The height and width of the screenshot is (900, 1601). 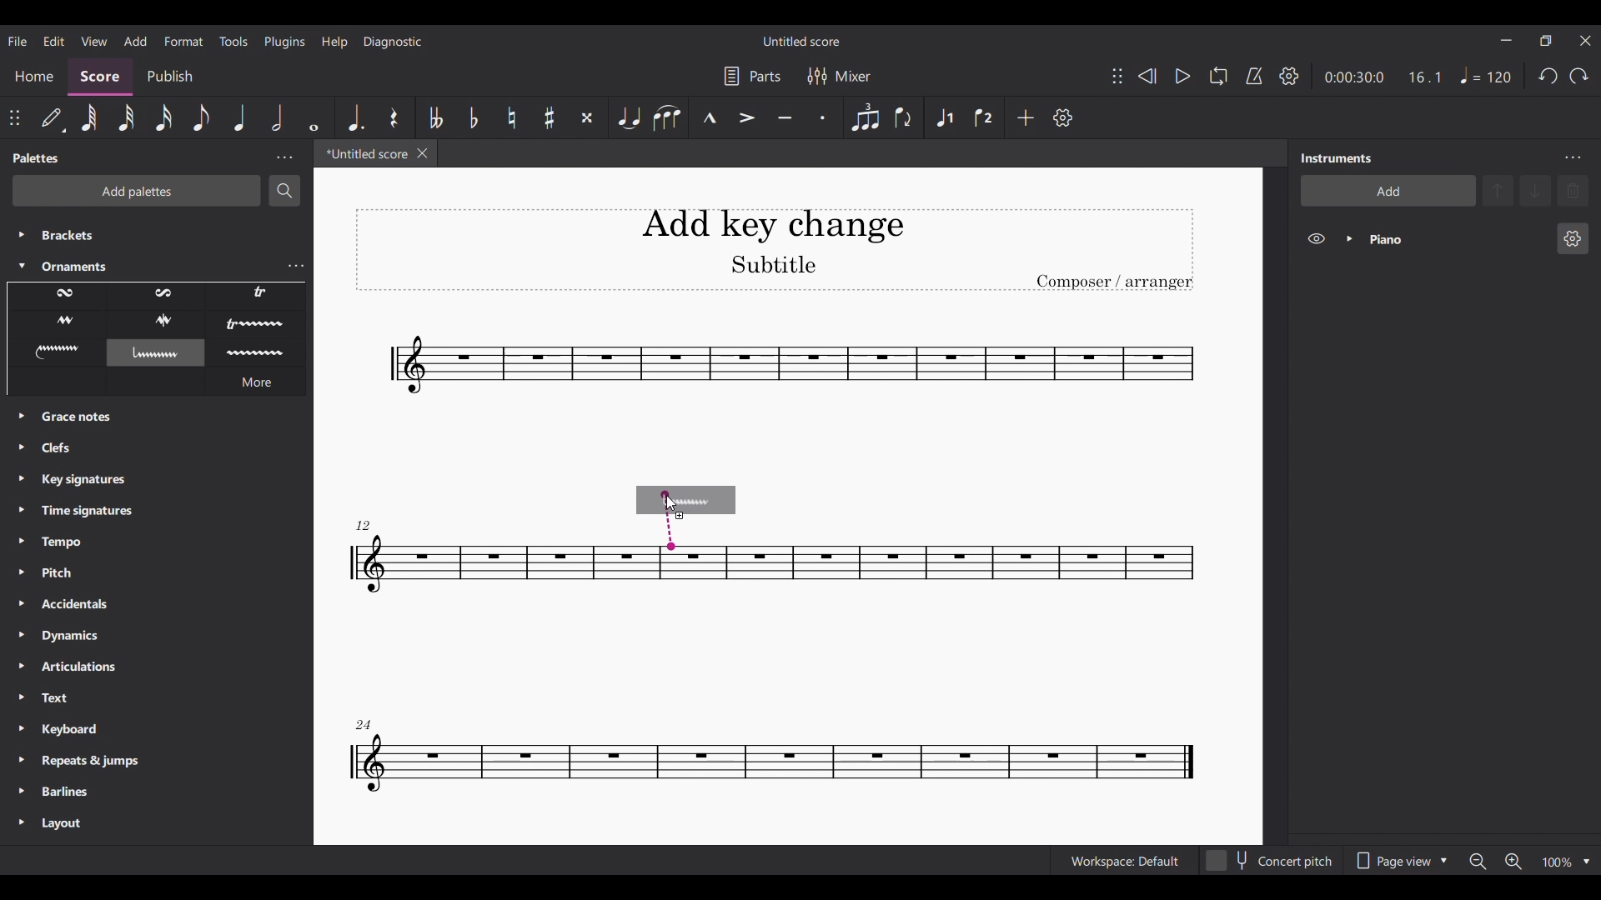 I want to click on Mixer settings, so click(x=839, y=77).